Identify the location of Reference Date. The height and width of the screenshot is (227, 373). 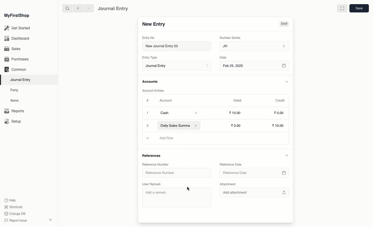
(230, 164).